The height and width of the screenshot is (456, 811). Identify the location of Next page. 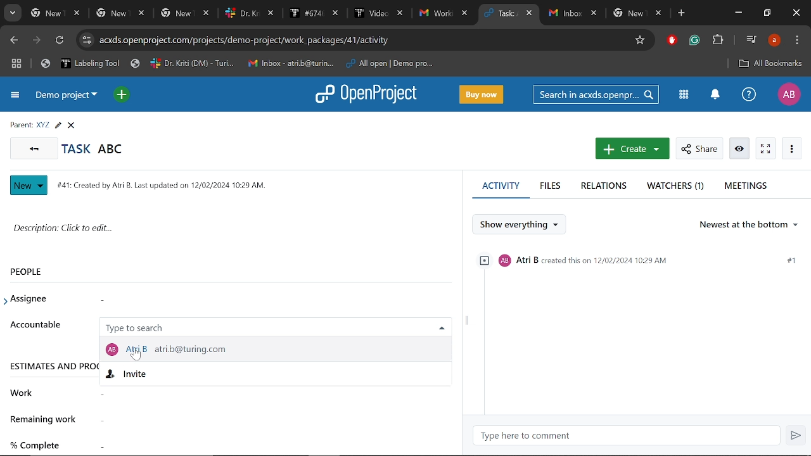
(37, 41).